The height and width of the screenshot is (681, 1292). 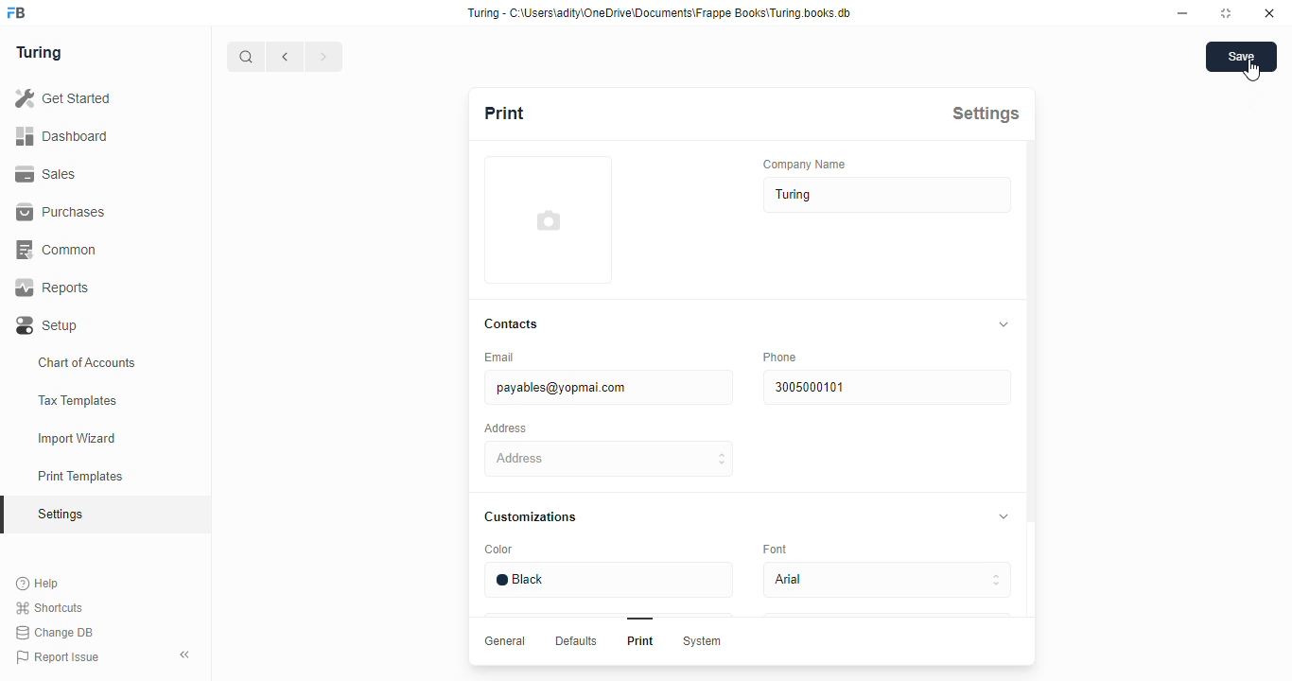 I want to click on Settings
oy, so click(x=93, y=516).